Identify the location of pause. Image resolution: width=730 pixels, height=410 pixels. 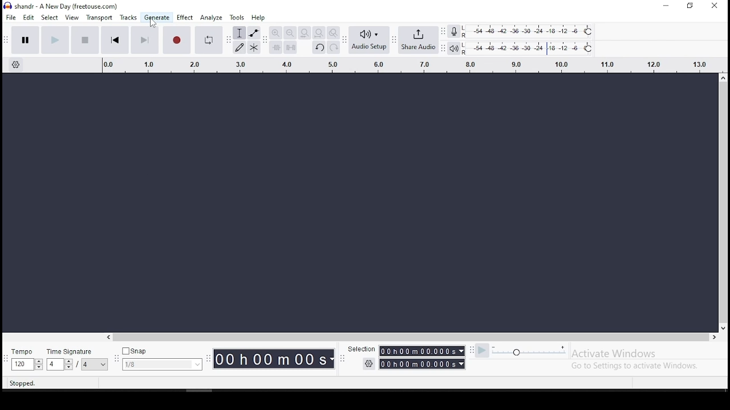
(25, 40).